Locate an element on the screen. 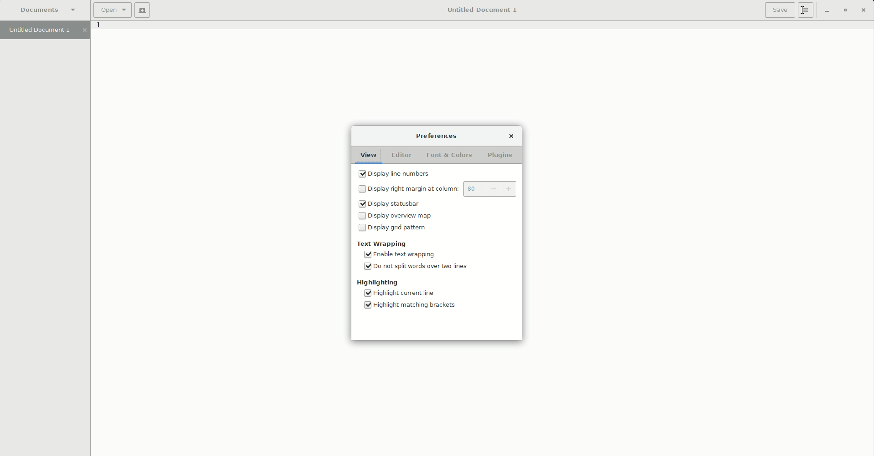  Highlight matching brackets is located at coordinates (413, 307).